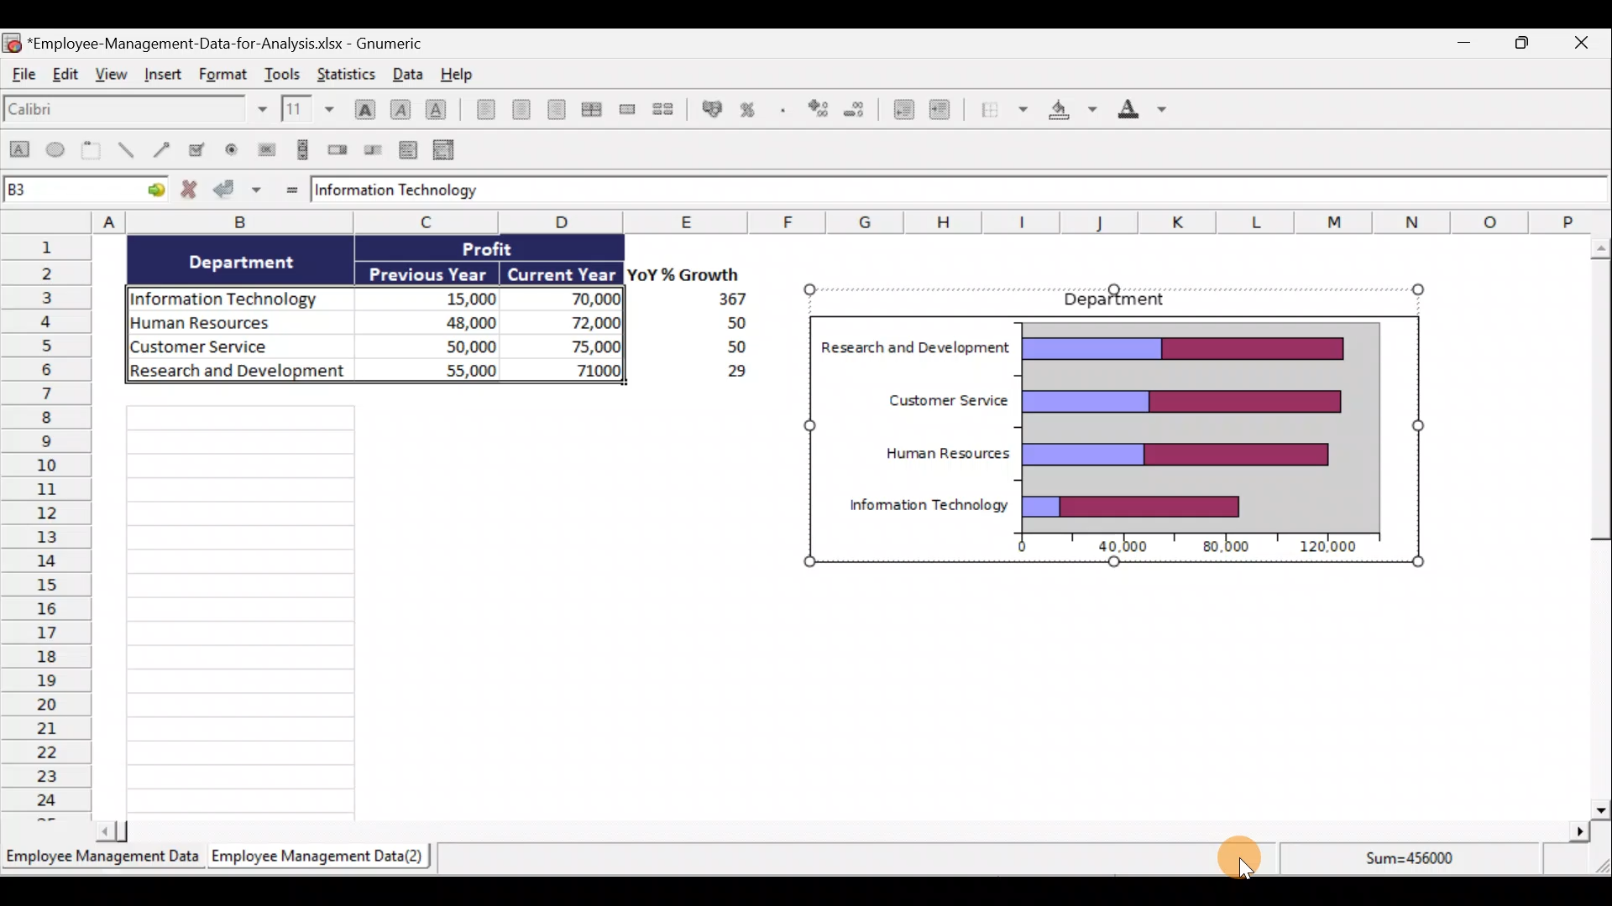  What do you see at coordinates (940, 112) in the screenshot?
I see `Increase indent and align contents to the right` at bounding box center [940, 112].